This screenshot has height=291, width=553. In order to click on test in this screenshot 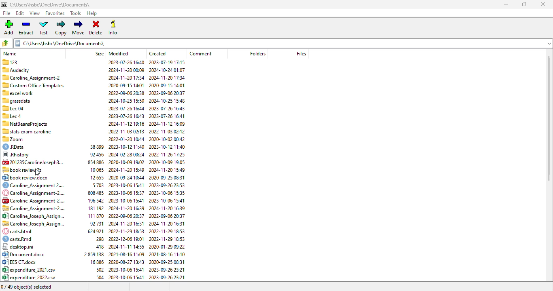, I will do `click(44, 28)`.